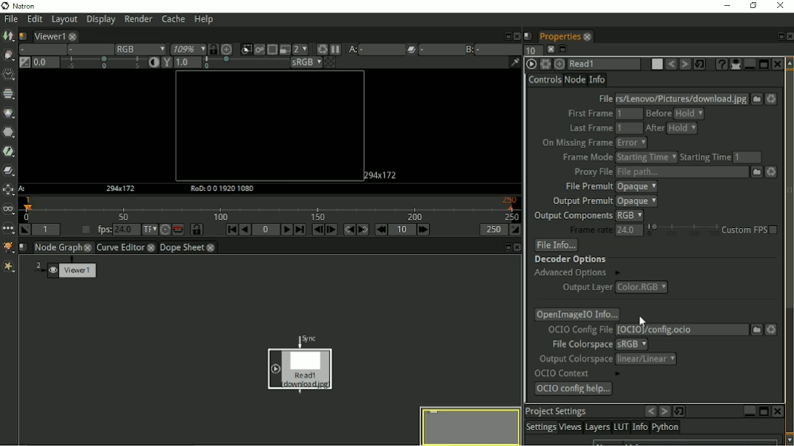 This screenshot has height=446, width=794. I want to click on Scale image, so click(225, 49).